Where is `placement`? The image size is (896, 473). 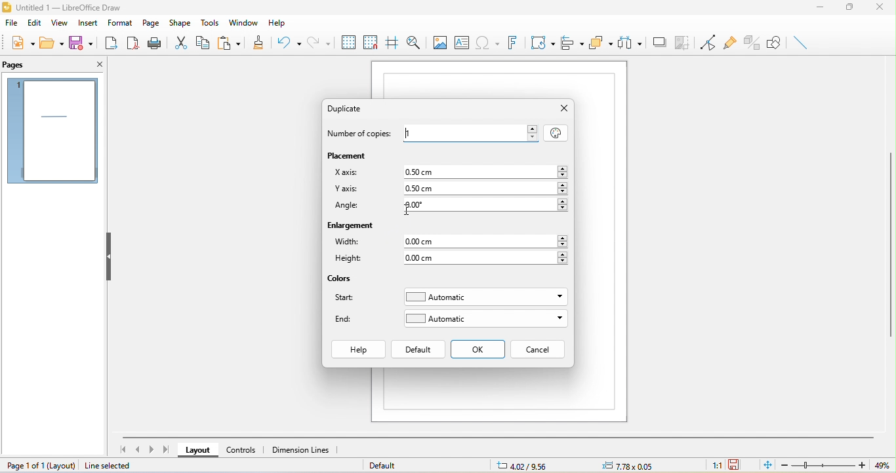
placement is located at coordinates (352, 155).